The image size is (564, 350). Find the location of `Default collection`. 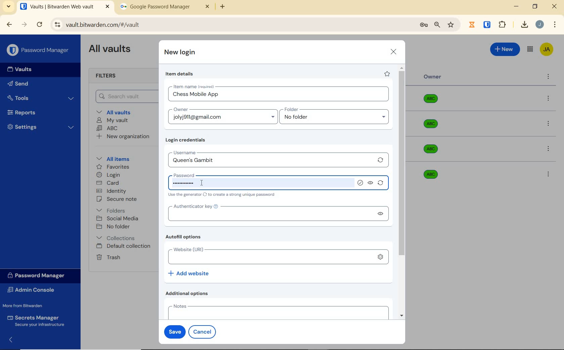

Default collection is located at coordinates (125, 246).